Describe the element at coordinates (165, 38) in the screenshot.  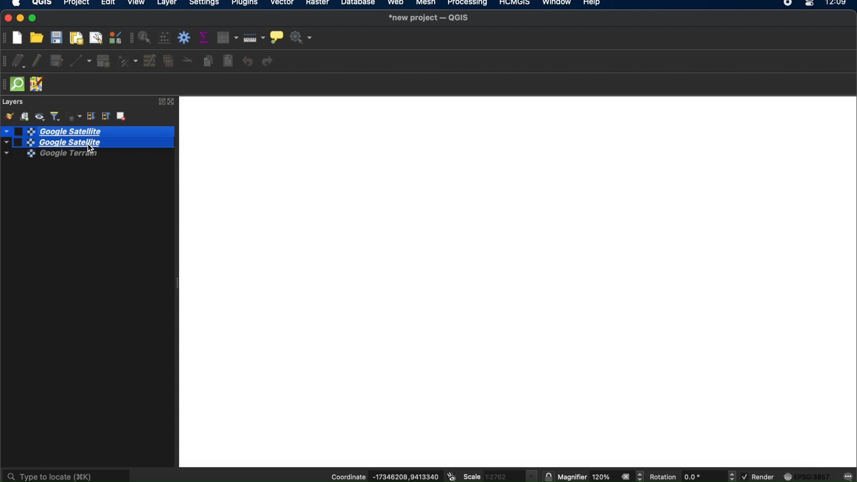
I see `open field calculator` at that location.